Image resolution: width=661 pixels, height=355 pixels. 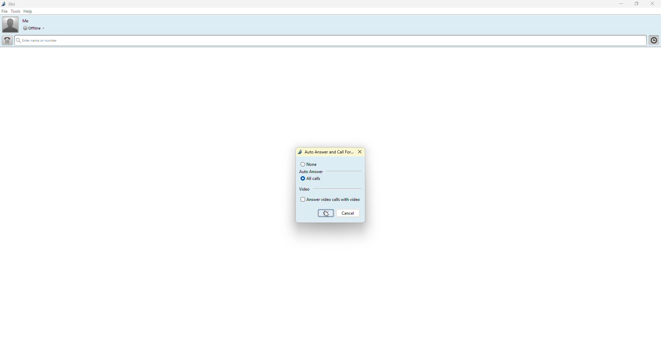 What do you see at coordinates (10, 24) in the screenshot?
I see `profile` at bounding box center [10, 24].